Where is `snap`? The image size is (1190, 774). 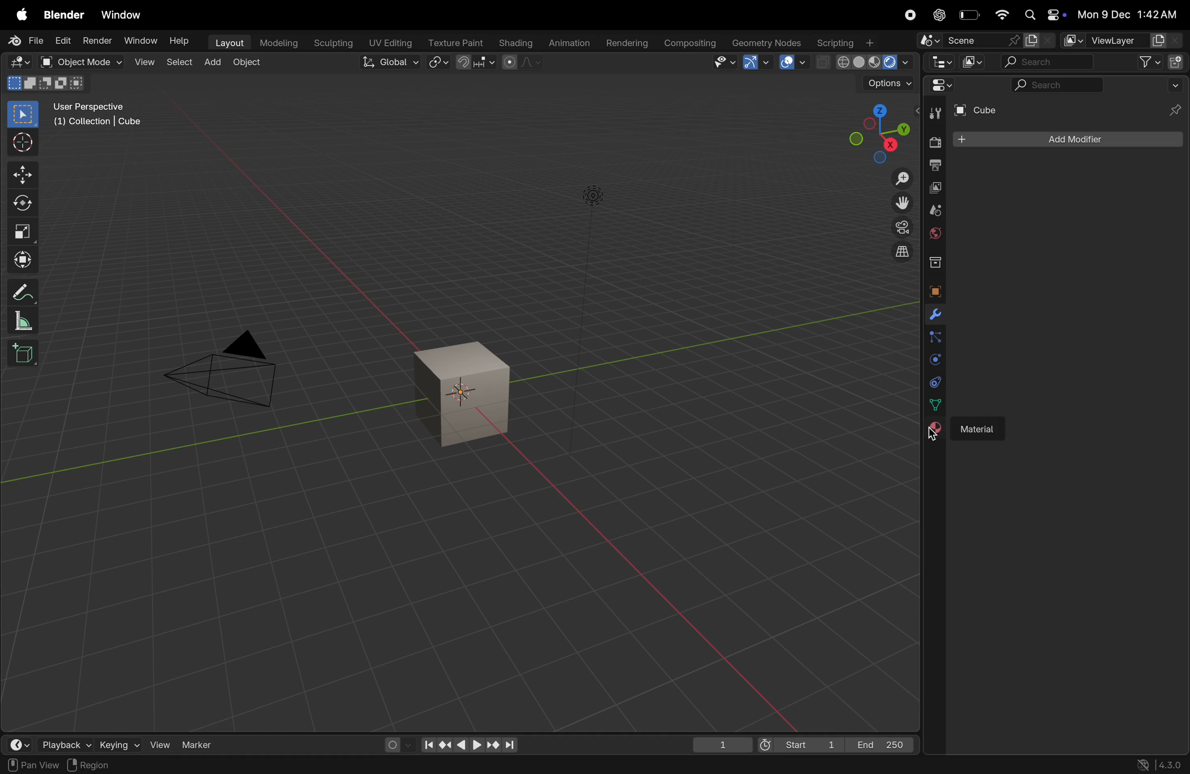 snap is located at coordinates (475, 63).